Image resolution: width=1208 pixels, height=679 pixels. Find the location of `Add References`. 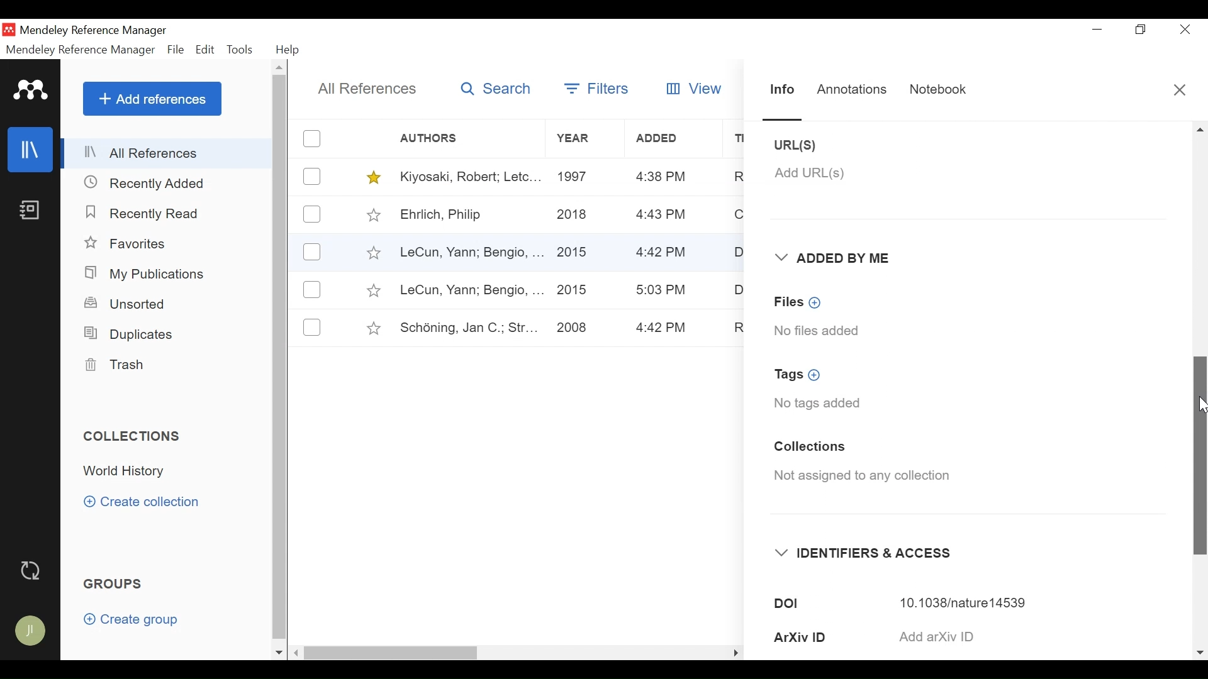

Add References is located at coordinates (152, 99).